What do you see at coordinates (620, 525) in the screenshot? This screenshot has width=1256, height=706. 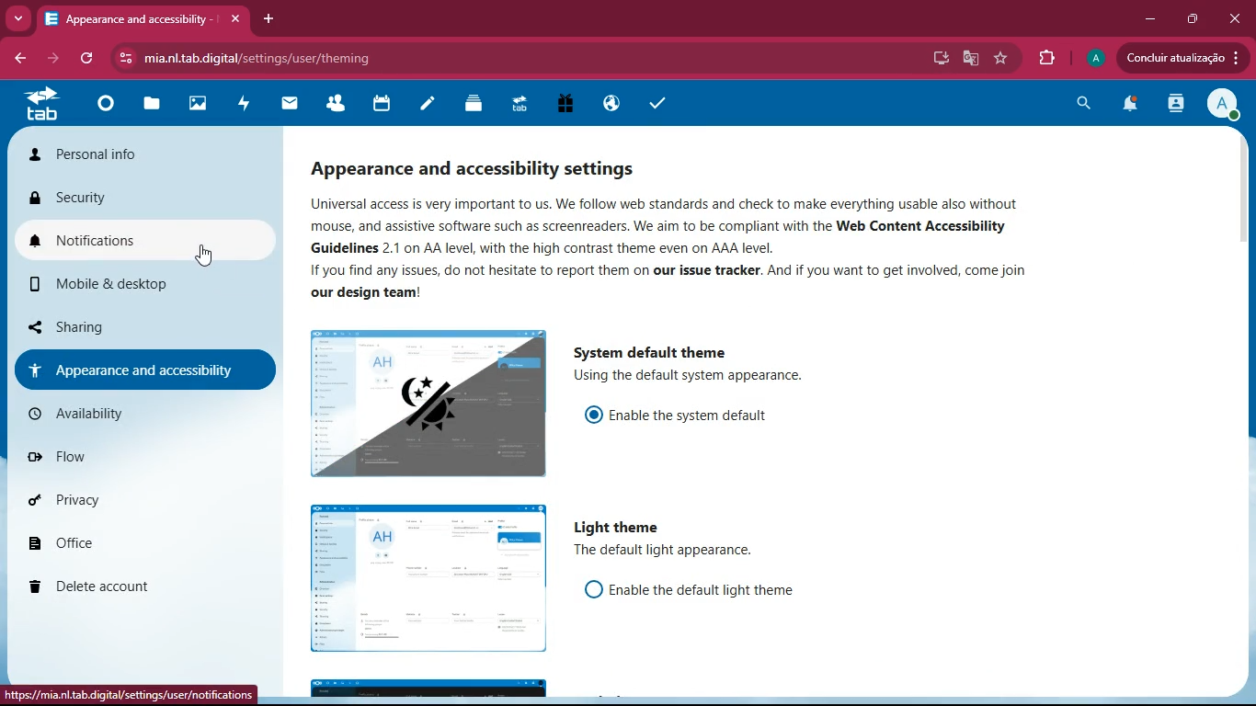 I see `light theme` at bounding box center [620, 525].